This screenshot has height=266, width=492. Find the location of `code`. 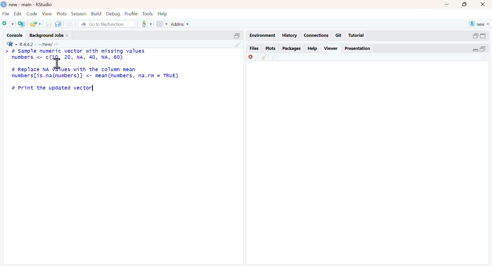

code is located at coordinates (32, 14).